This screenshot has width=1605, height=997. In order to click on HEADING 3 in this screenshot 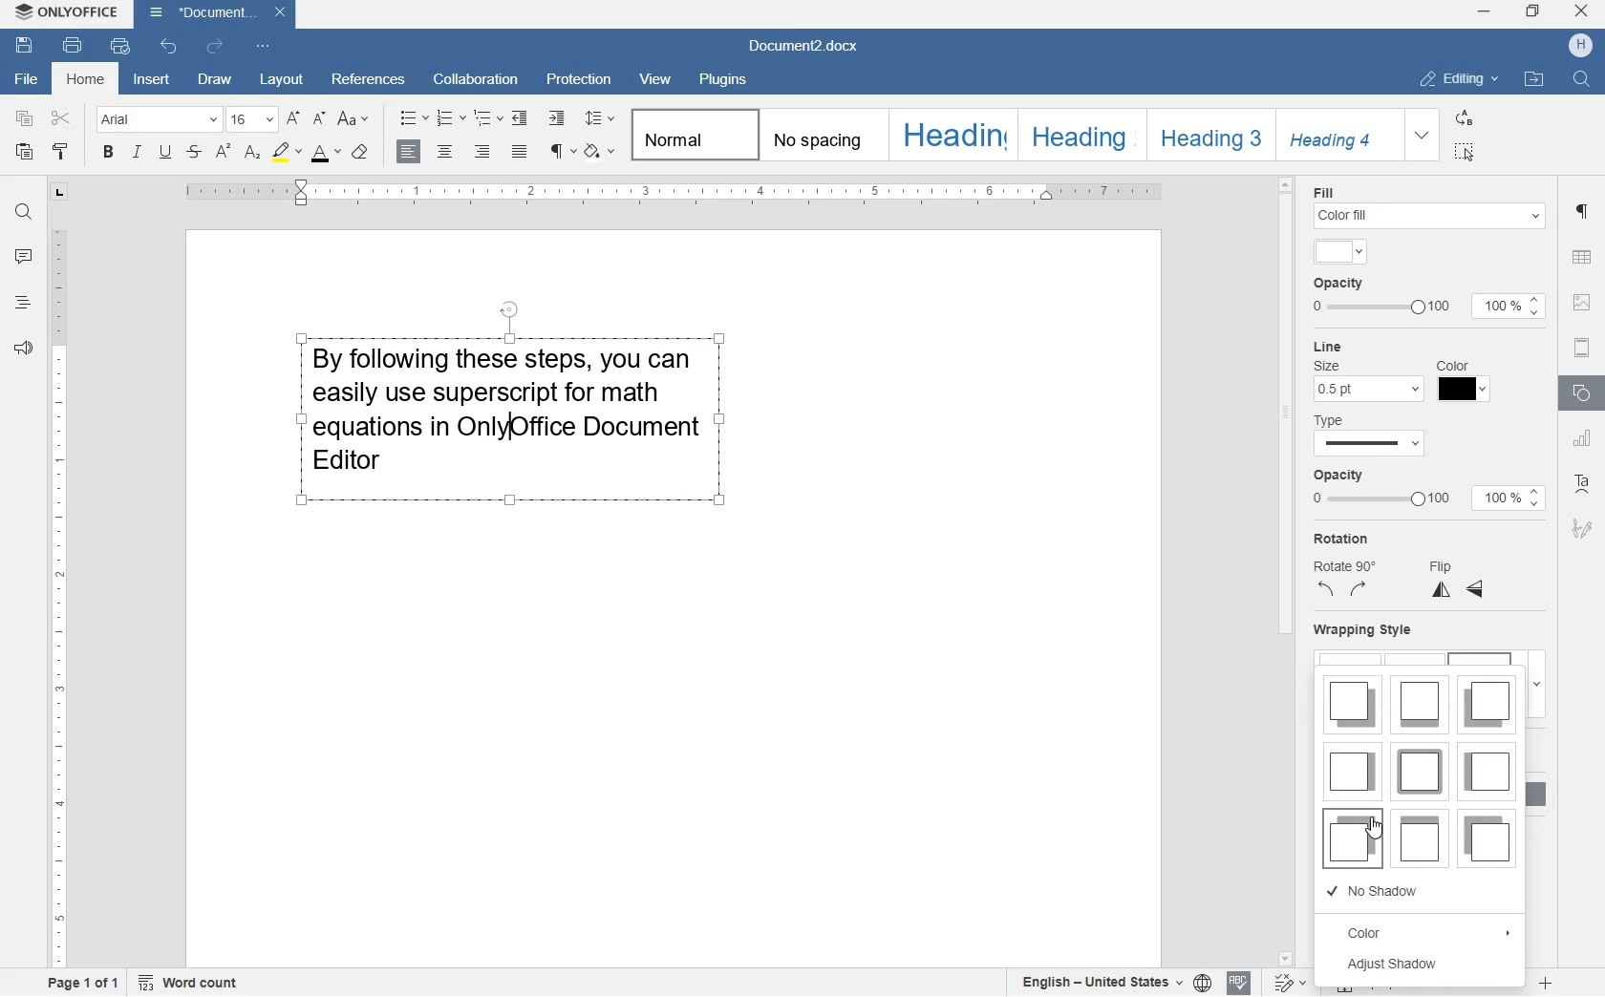, I will do `click(1207, 135)`.